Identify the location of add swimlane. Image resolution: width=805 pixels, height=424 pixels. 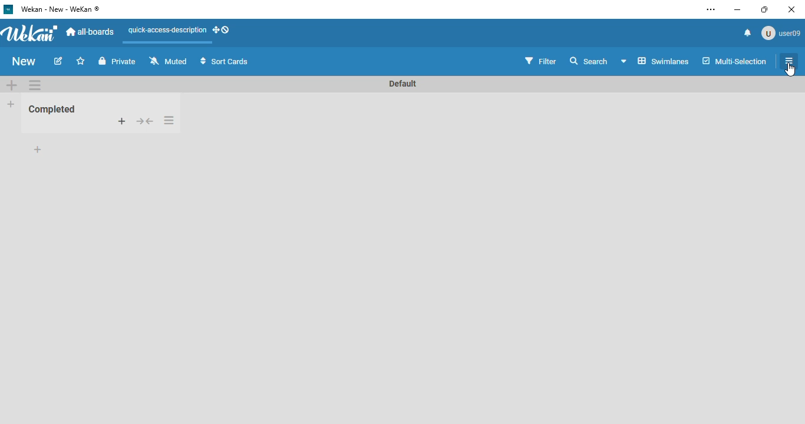
(12, 85).